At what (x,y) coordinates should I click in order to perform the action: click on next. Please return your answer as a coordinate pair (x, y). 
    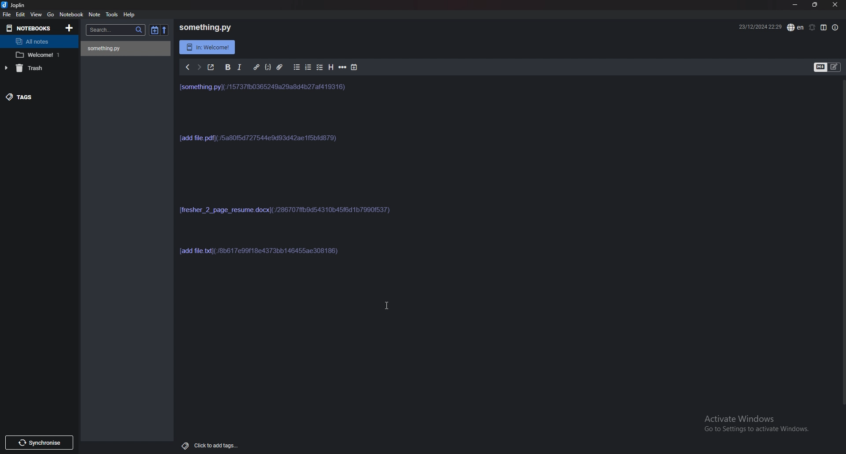
    Looking at the image, I should click on (197, 67).